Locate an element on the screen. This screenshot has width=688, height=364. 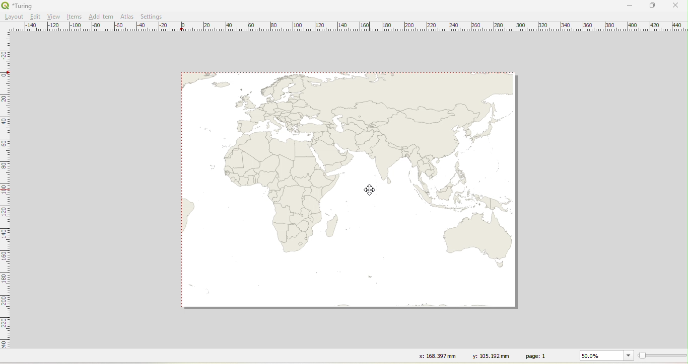
Cursor is located at coordinates (370, 191).